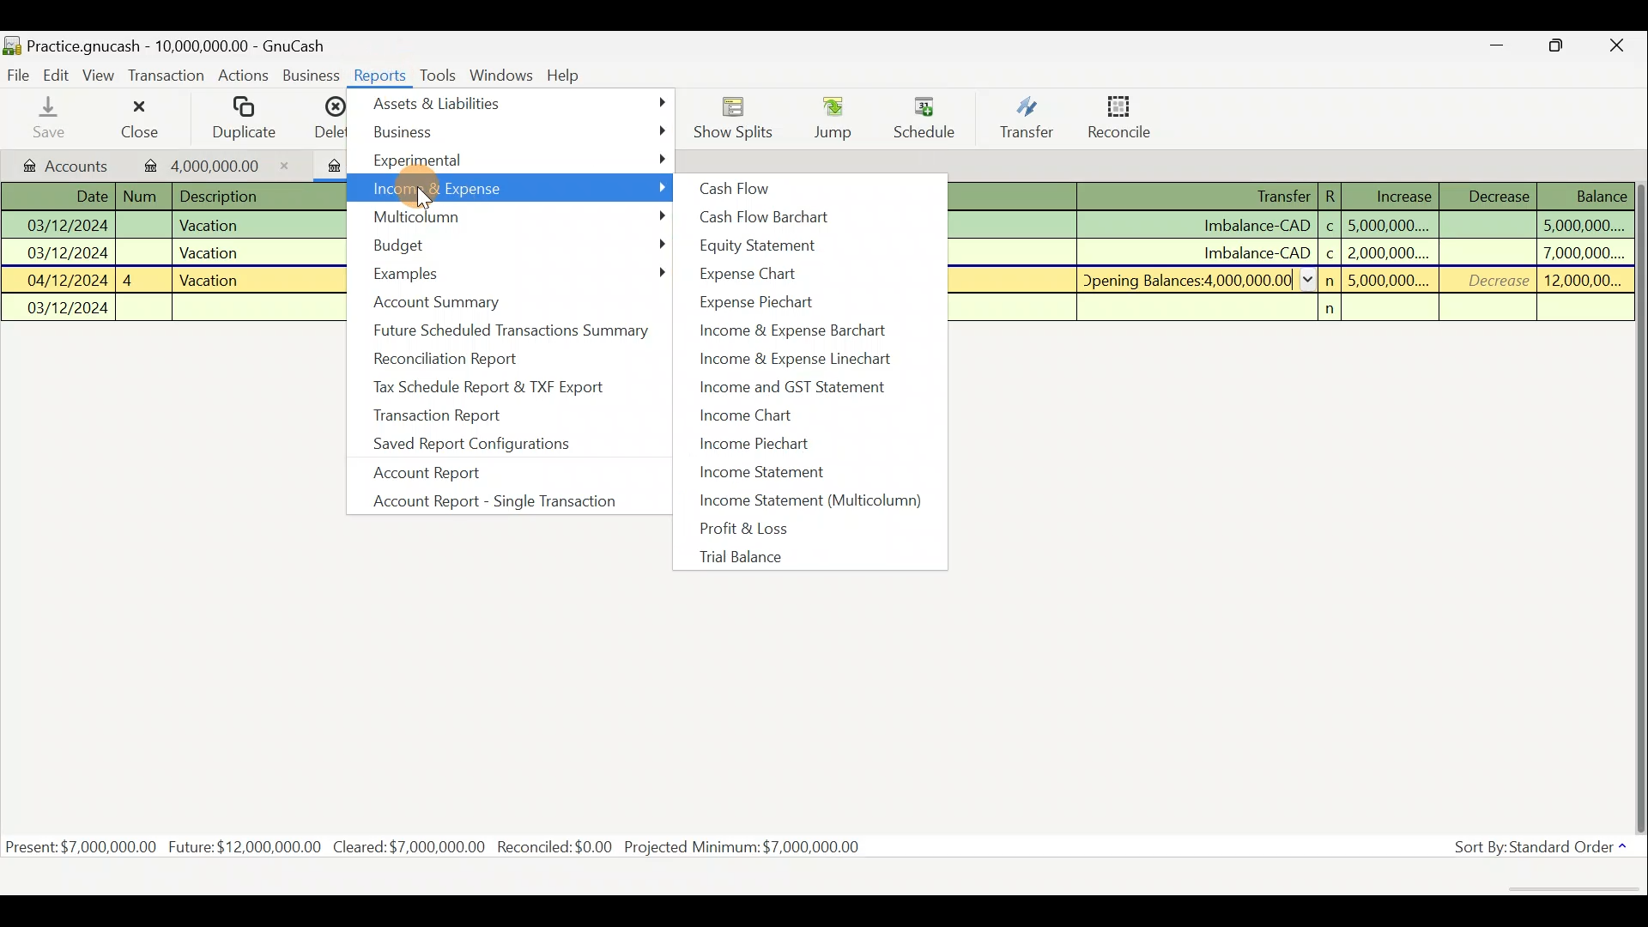 The height and width of the screenshot is (927, 1648). Describe the element at coordinates (760, 301) in the screenshot. I see `Expense pie chart` at that location.